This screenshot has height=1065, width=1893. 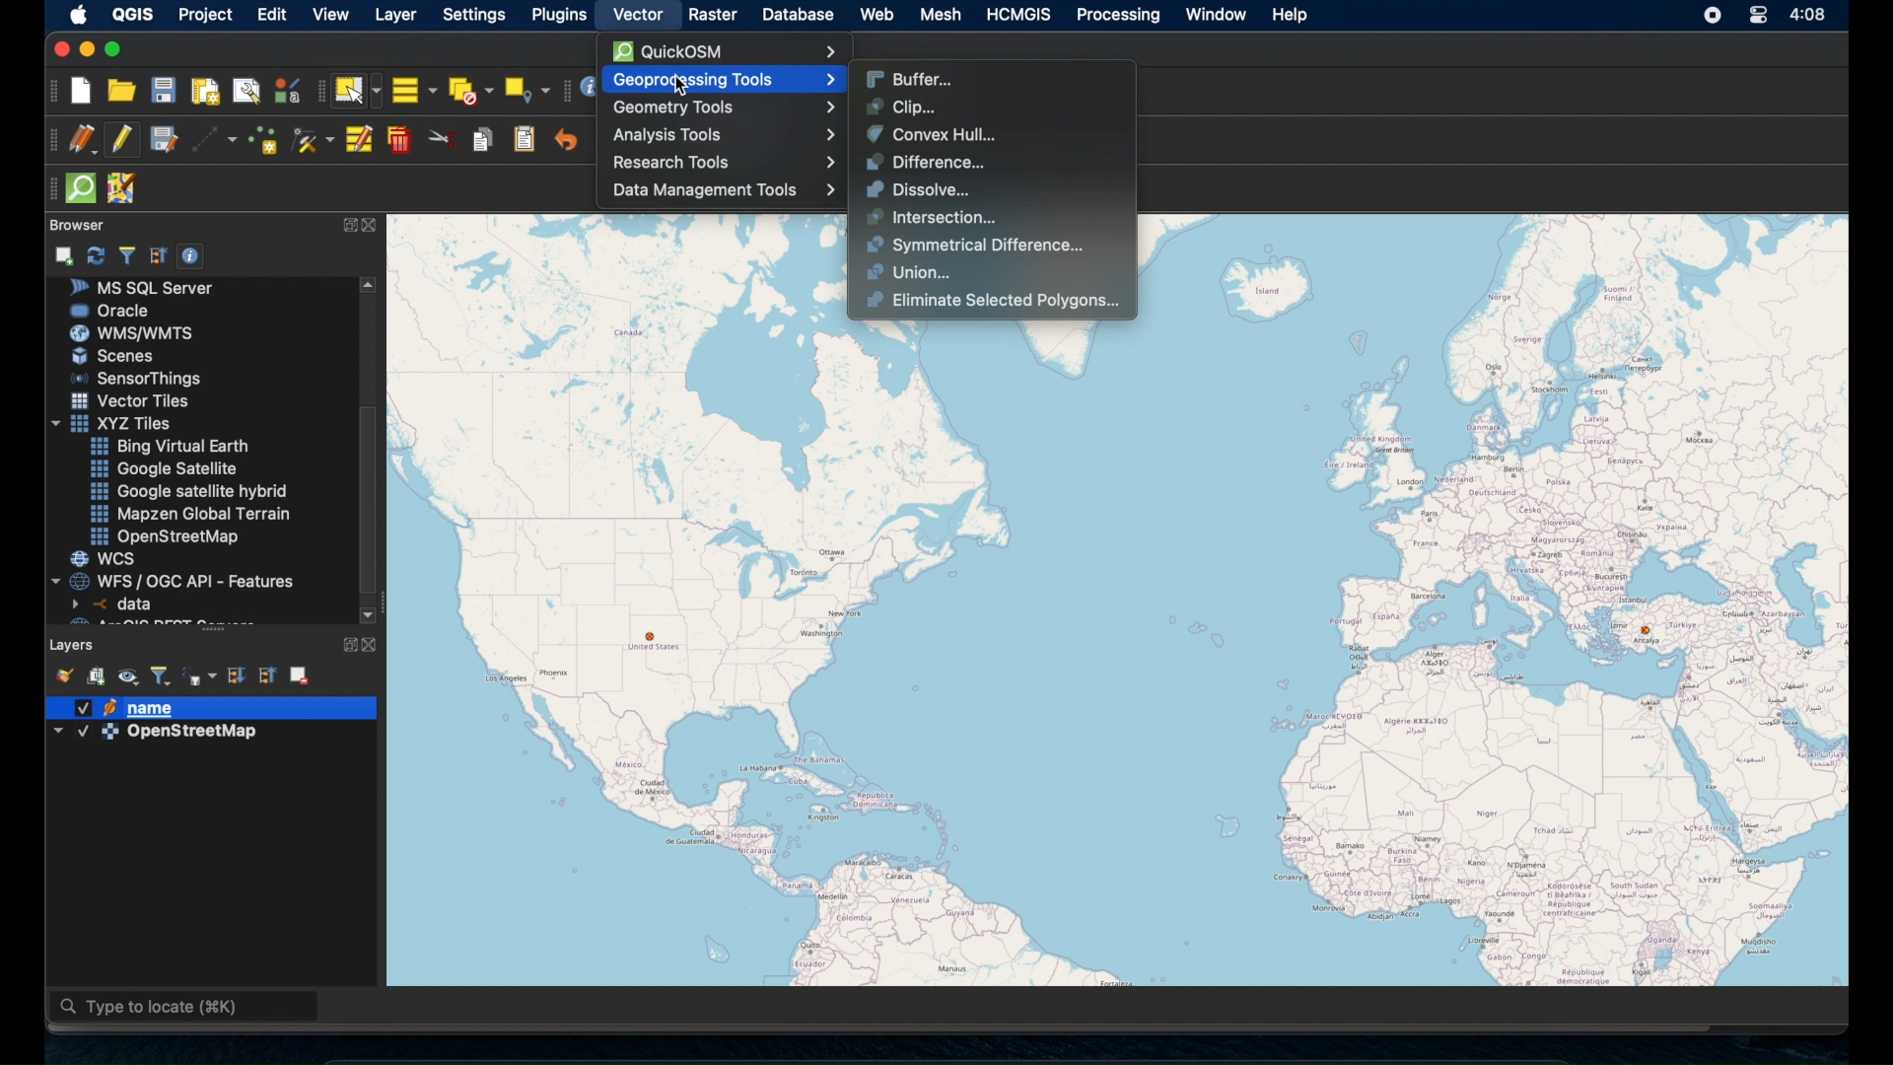 I want to click on name layer, so click(x=132, y=708).